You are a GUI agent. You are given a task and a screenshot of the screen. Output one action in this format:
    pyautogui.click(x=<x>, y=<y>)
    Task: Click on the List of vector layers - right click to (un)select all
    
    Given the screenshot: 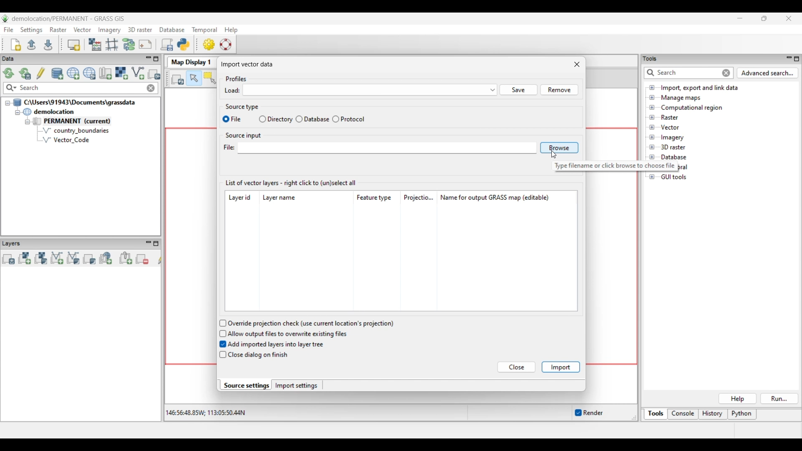 What is the action you would take?
    pyautogui.click(x=293, y=182)
    